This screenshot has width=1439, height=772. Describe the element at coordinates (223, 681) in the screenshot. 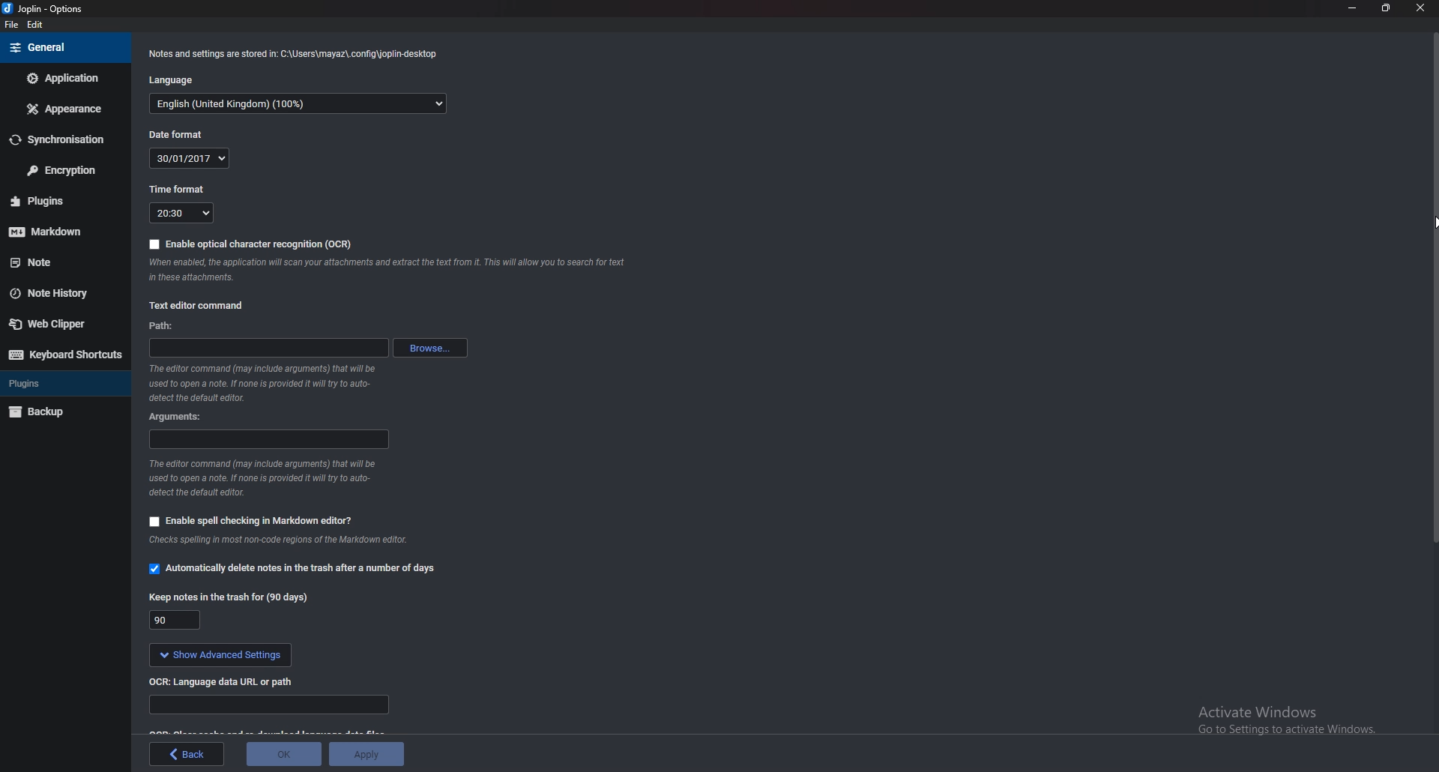

I see `ocr language data url or path` at that location.